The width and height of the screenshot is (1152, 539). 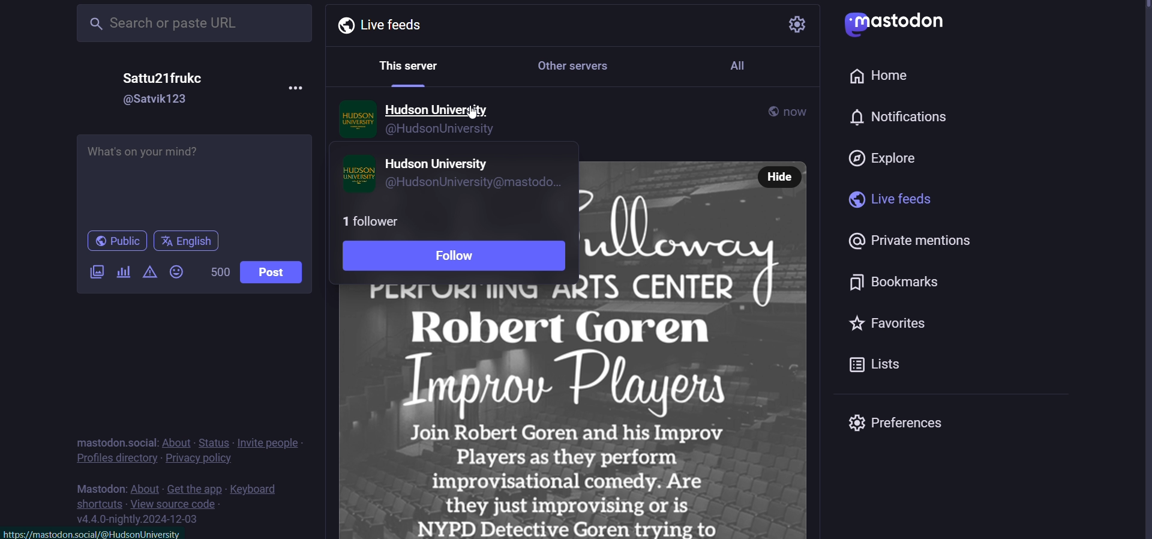 I want to click on Sattu21frukc, so click(x=176, y=77).